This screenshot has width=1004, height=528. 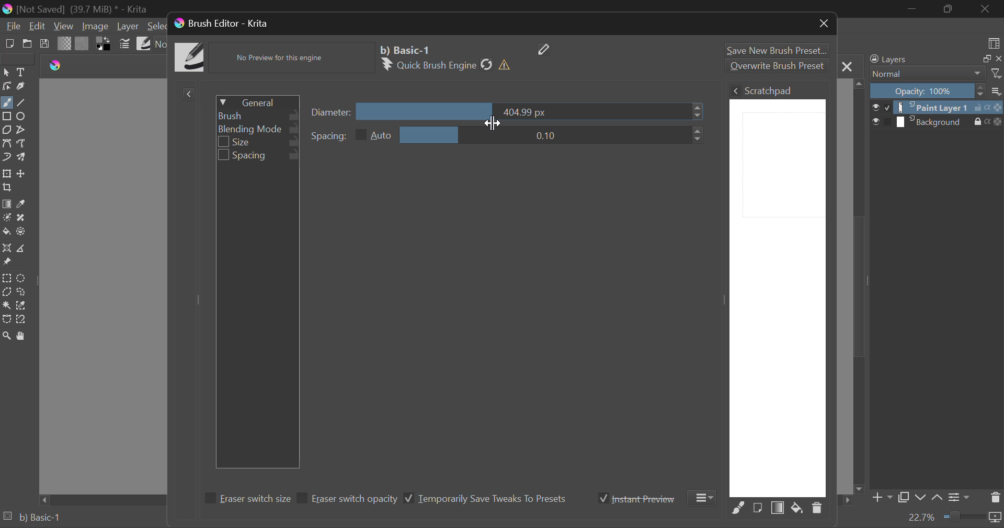 I want to click on Freehand Selection, so click(x=21, y=293).